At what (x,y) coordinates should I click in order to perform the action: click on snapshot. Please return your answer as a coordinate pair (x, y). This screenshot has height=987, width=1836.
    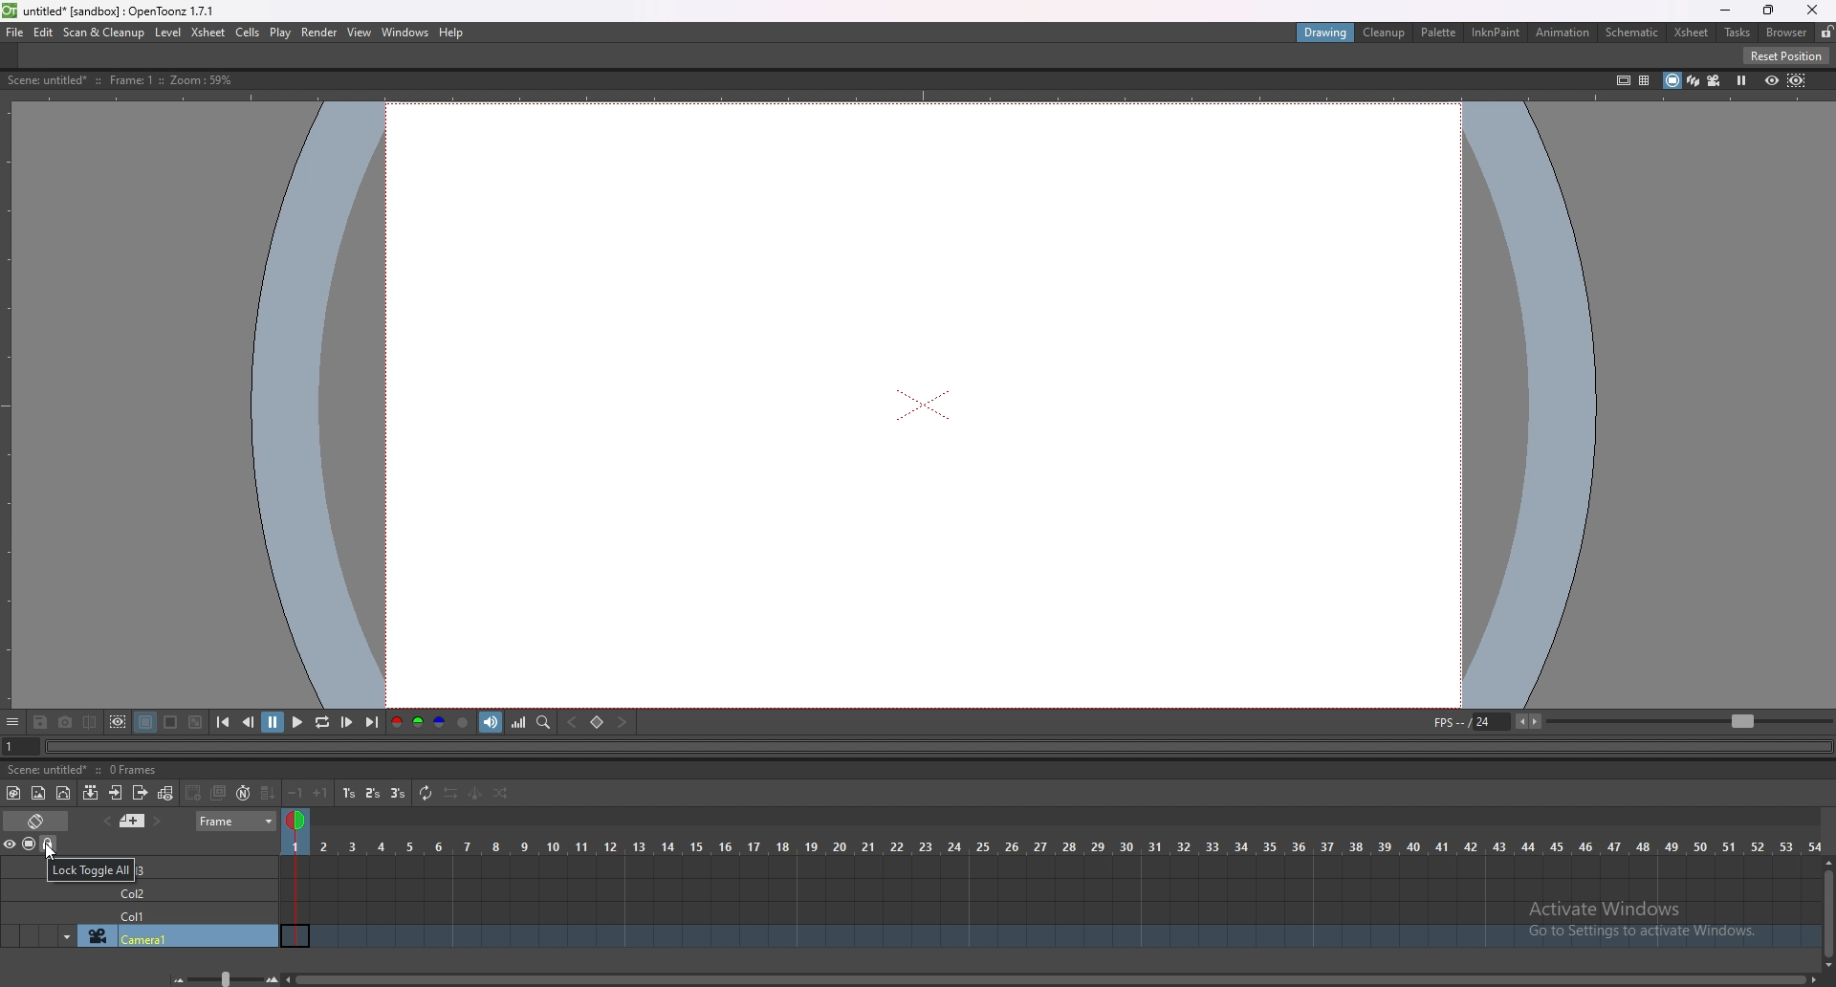
    Looking at the image, I should click on (66, 722).